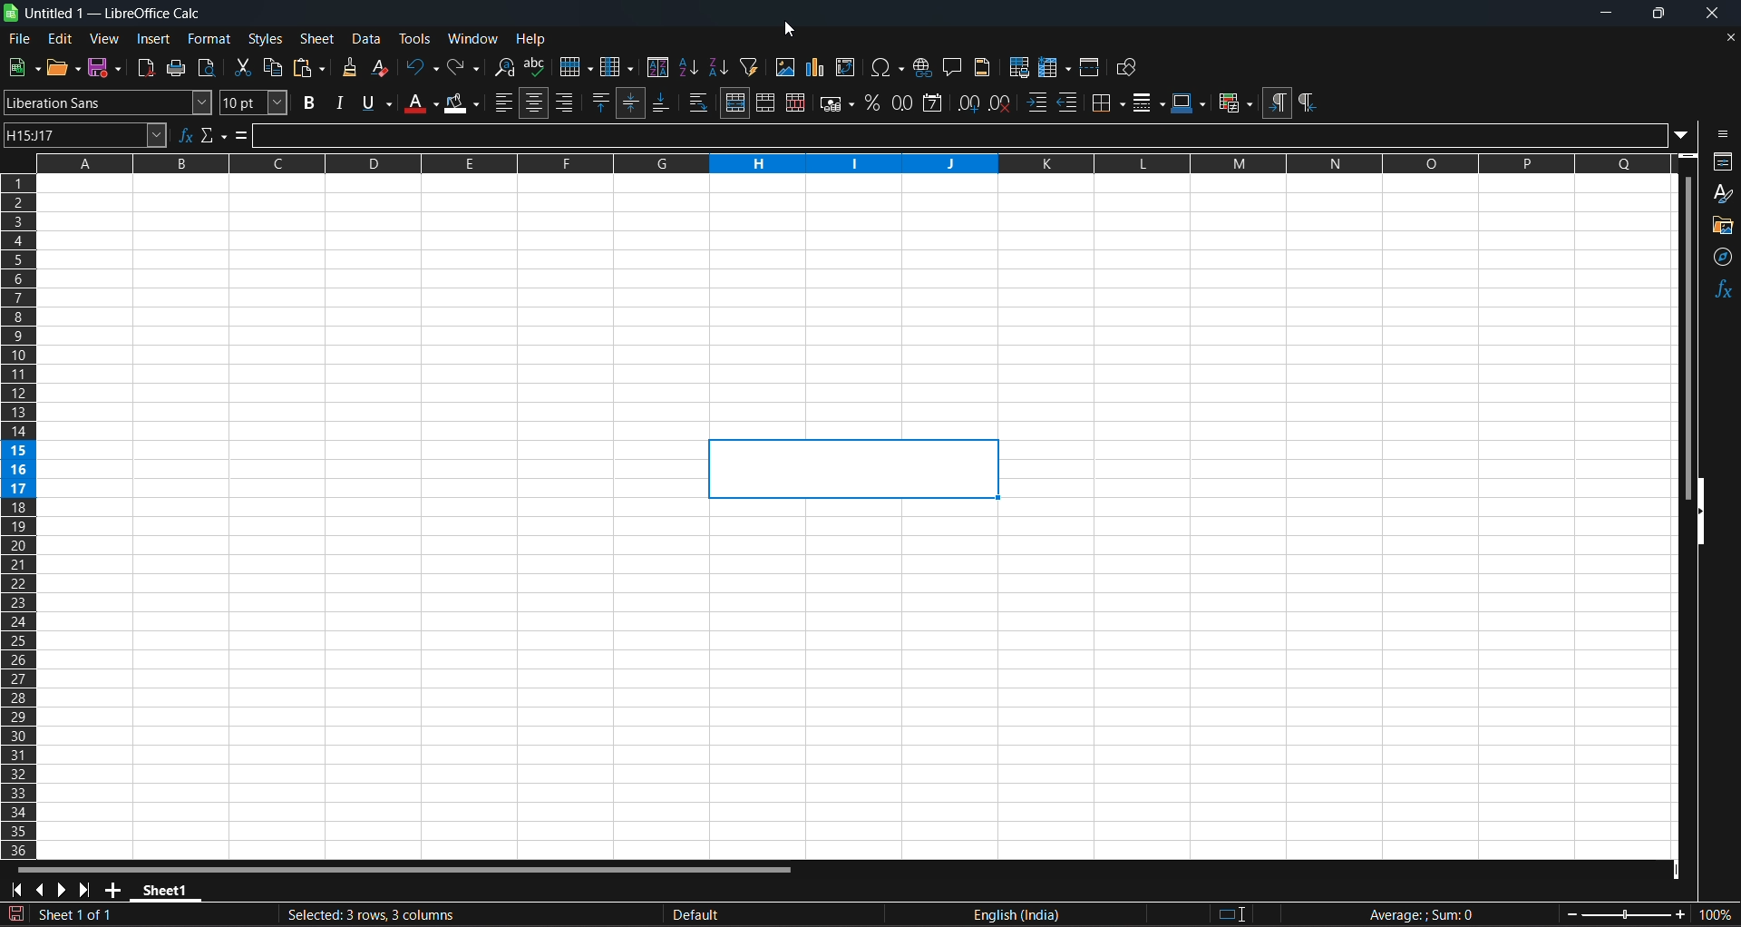 This screenshot has height=927, width=1741. Describe the element at coordinates (419, 103) in the screenshot. I see `font color` at that location.